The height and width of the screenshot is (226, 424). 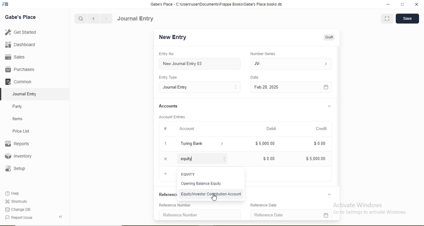 I want to click on Price List, so click(x=21, y=131).